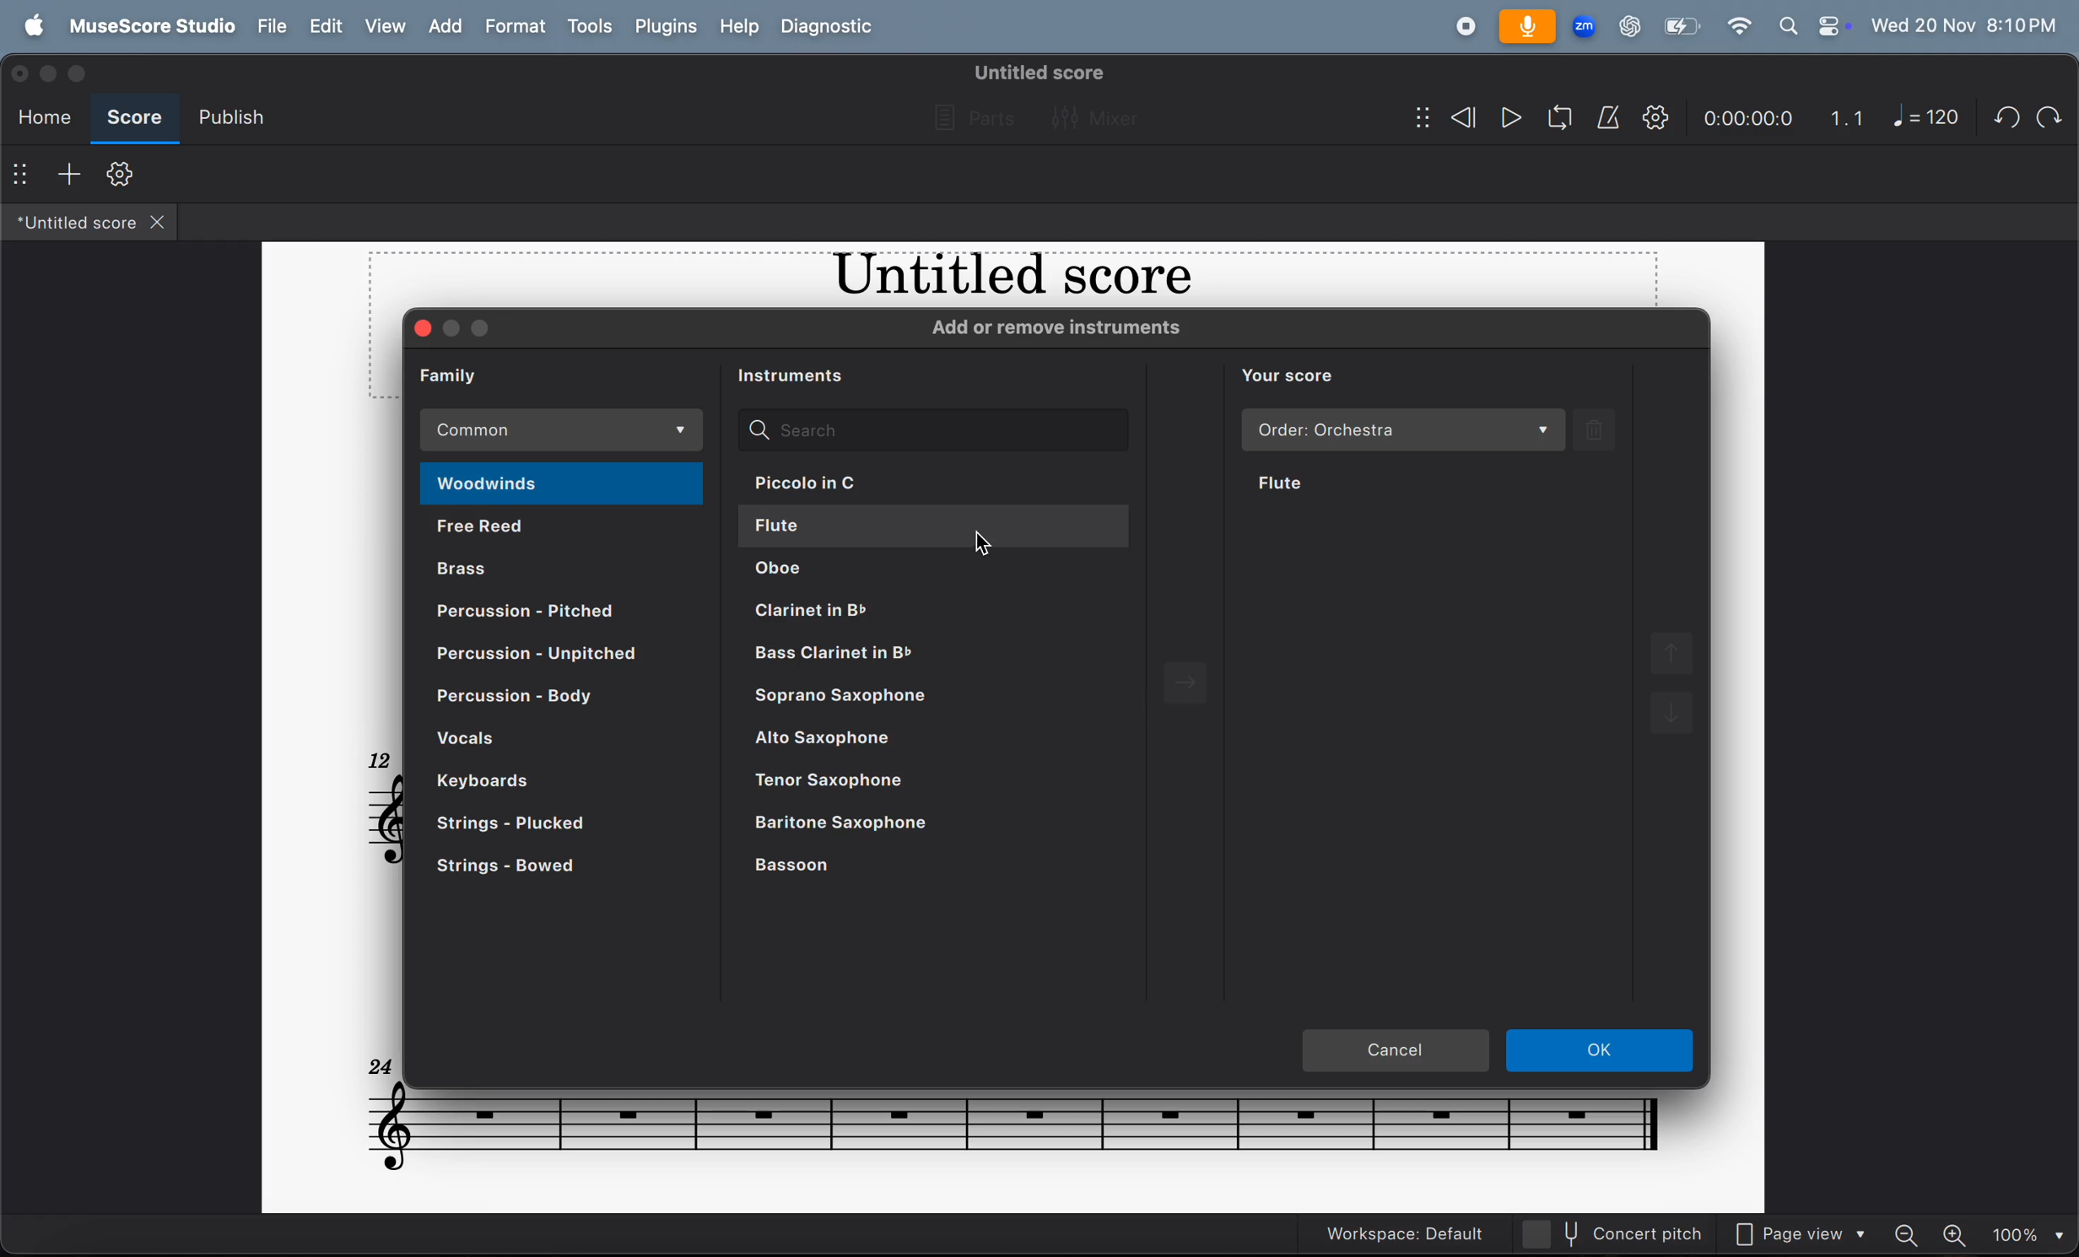 The image size is (2079, 1257). I want to click on zoom out, so click(1903, 1235).